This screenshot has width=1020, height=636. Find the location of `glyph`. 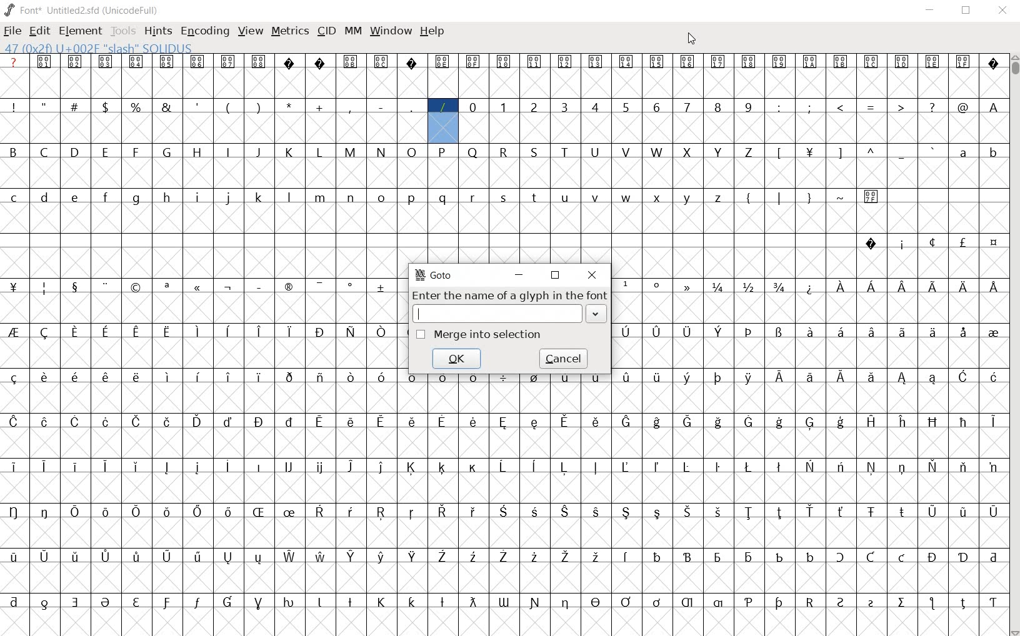

glyph is located at coordinates (442, 62).